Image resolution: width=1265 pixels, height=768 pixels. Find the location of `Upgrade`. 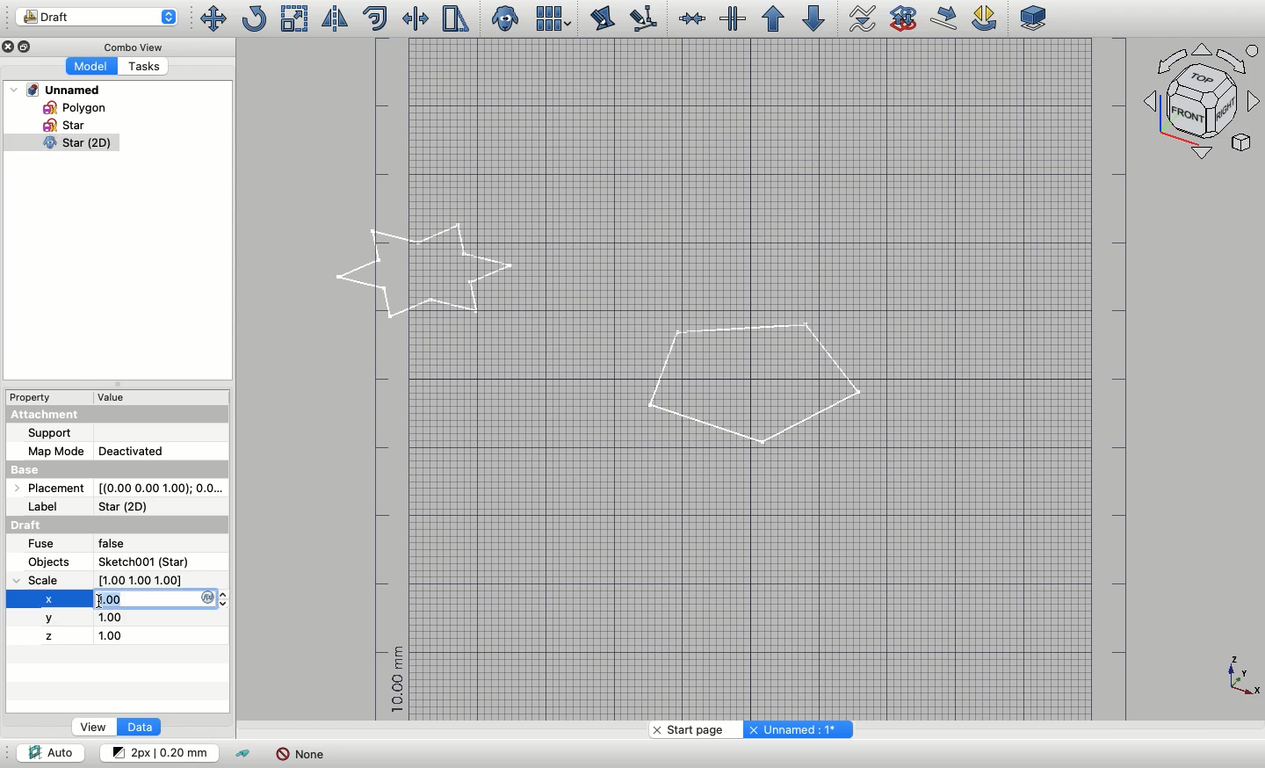

Upgrade is located at coordinates (773, 19).